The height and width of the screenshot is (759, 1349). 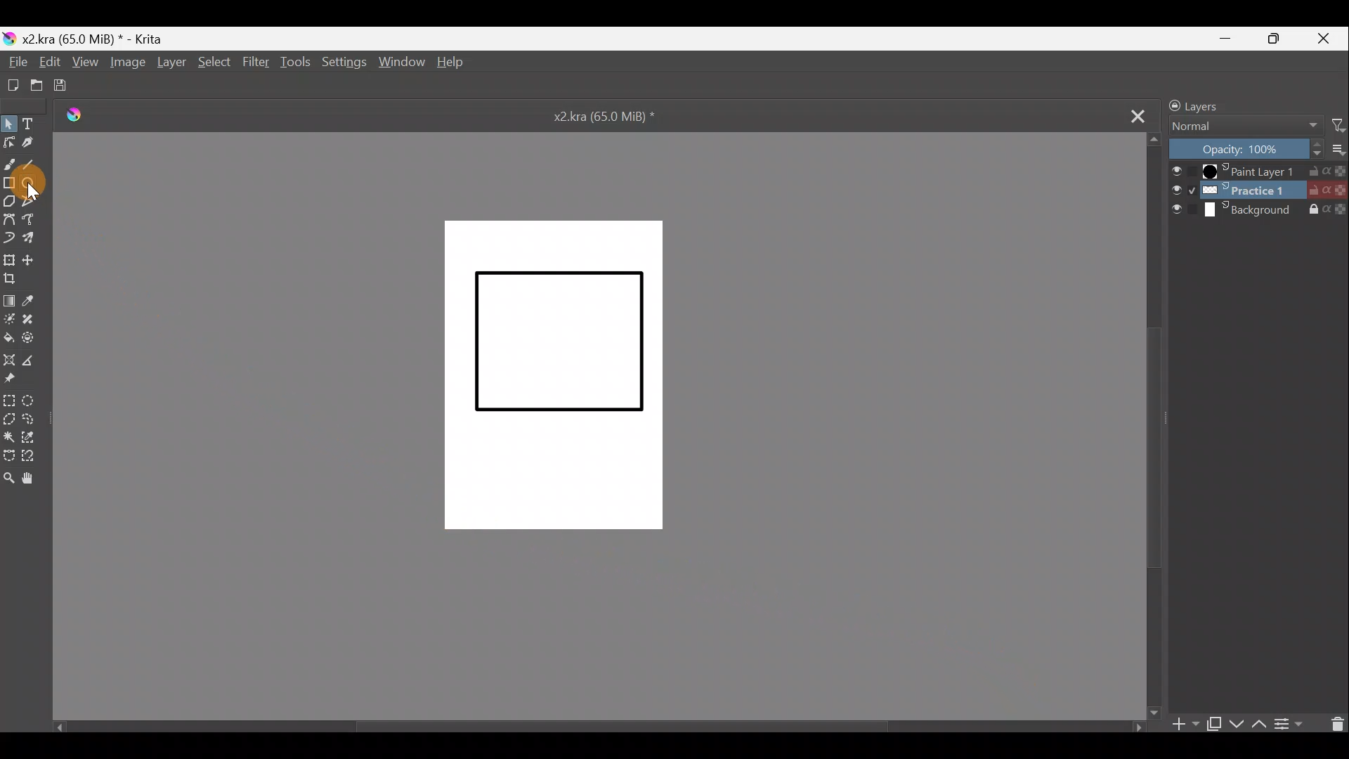 What do you see at coordinates (1293, 725) in the screenshot?
I see `View/change layer properties` at bounding box center [1293, 725].